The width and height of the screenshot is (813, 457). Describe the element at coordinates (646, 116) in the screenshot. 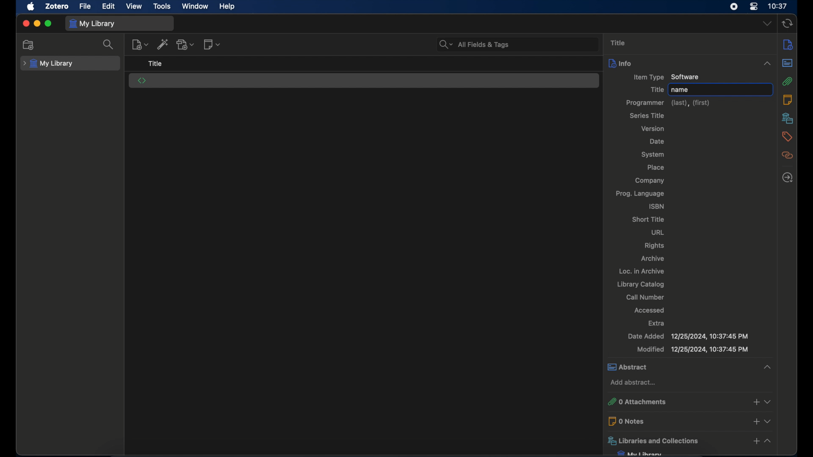

I see `series title ` at that location.